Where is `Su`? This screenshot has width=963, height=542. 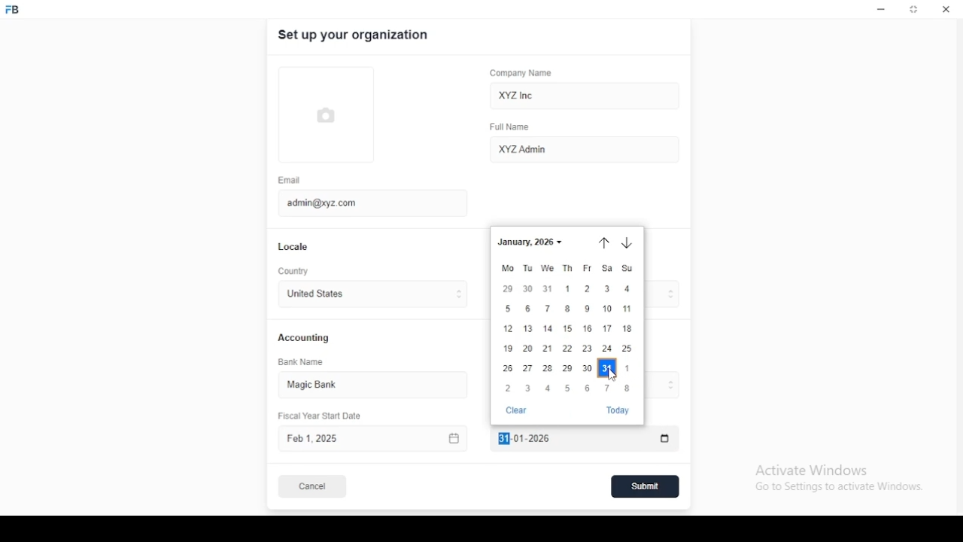
Su is located at coordinates (628, 268).